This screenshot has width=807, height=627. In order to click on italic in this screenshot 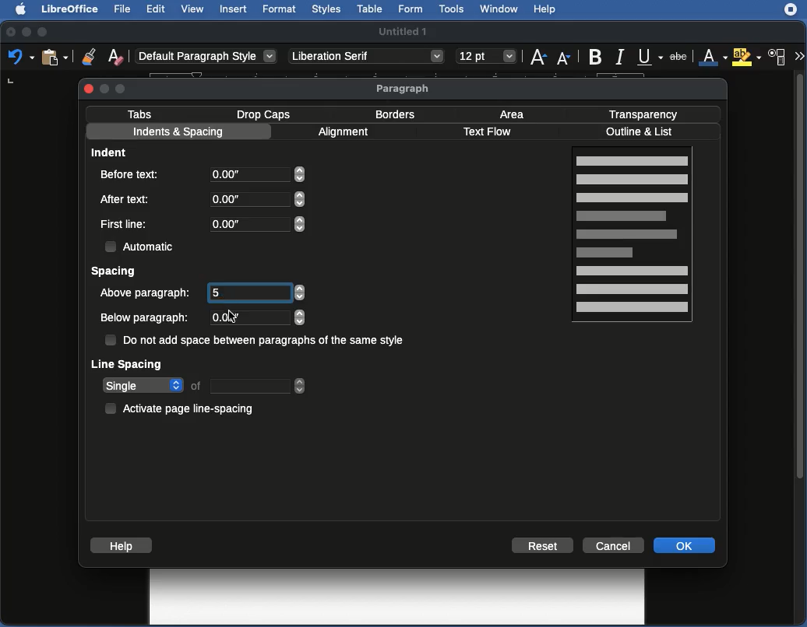, I will do `click(619, 55)`.